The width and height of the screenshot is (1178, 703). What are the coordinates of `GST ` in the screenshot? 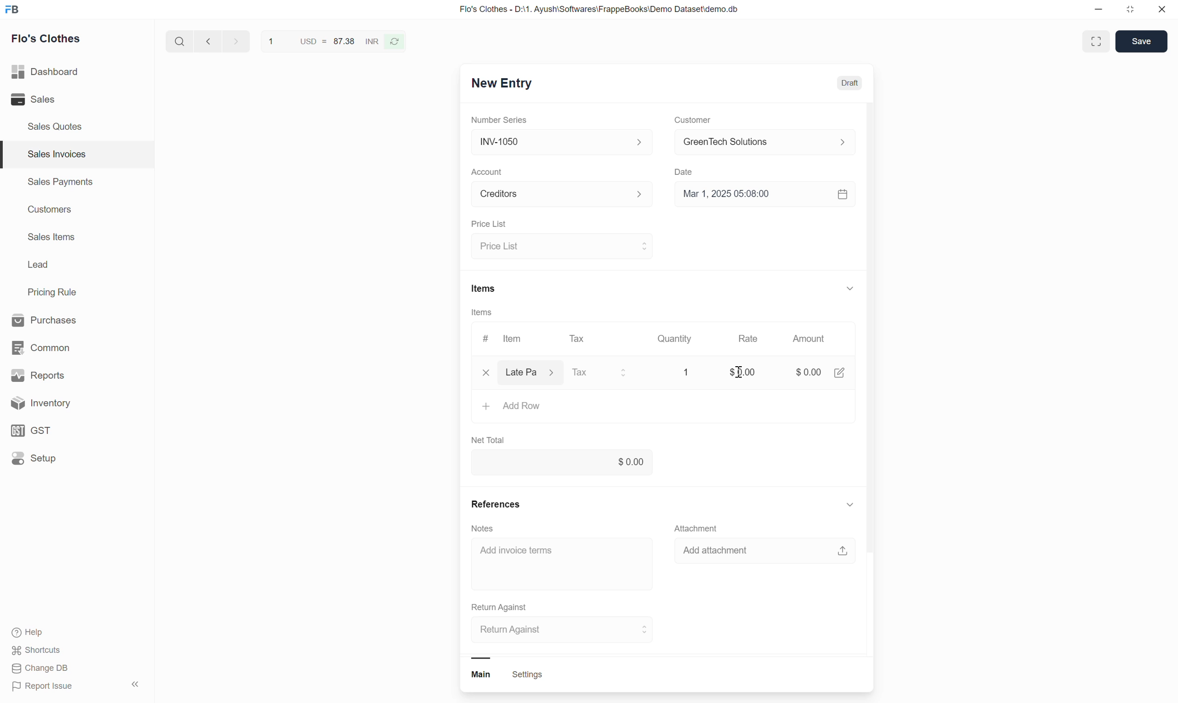 It's located at (66, 430).